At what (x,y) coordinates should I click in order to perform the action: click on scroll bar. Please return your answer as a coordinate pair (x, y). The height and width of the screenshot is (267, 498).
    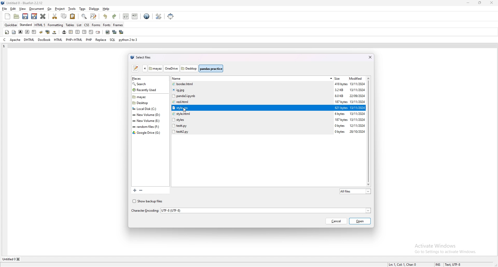
    Looking at the image, I should click on (369, 132).